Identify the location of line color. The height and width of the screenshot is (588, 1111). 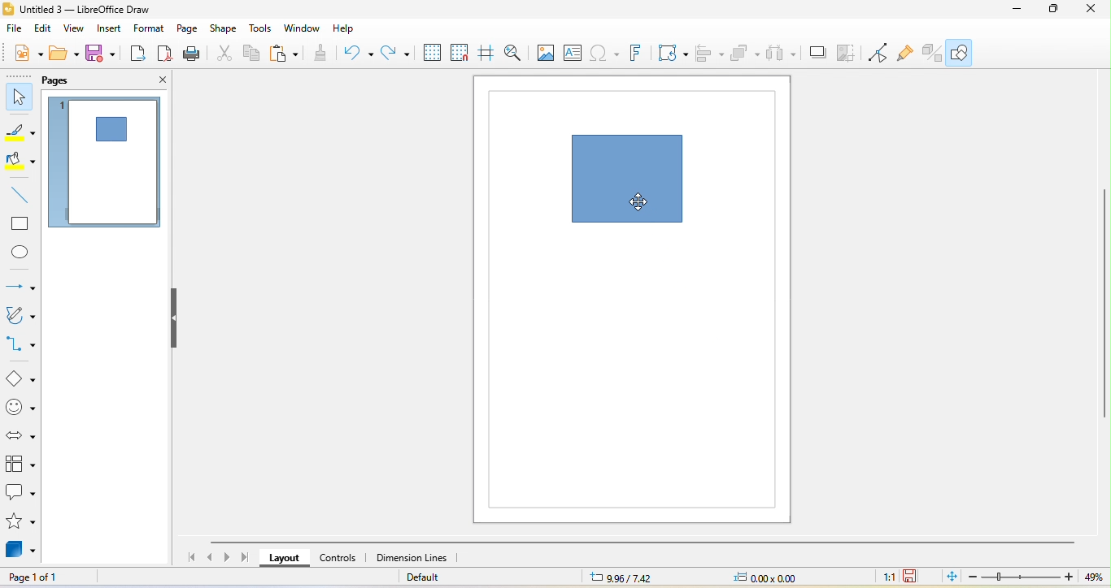
(20, 133).